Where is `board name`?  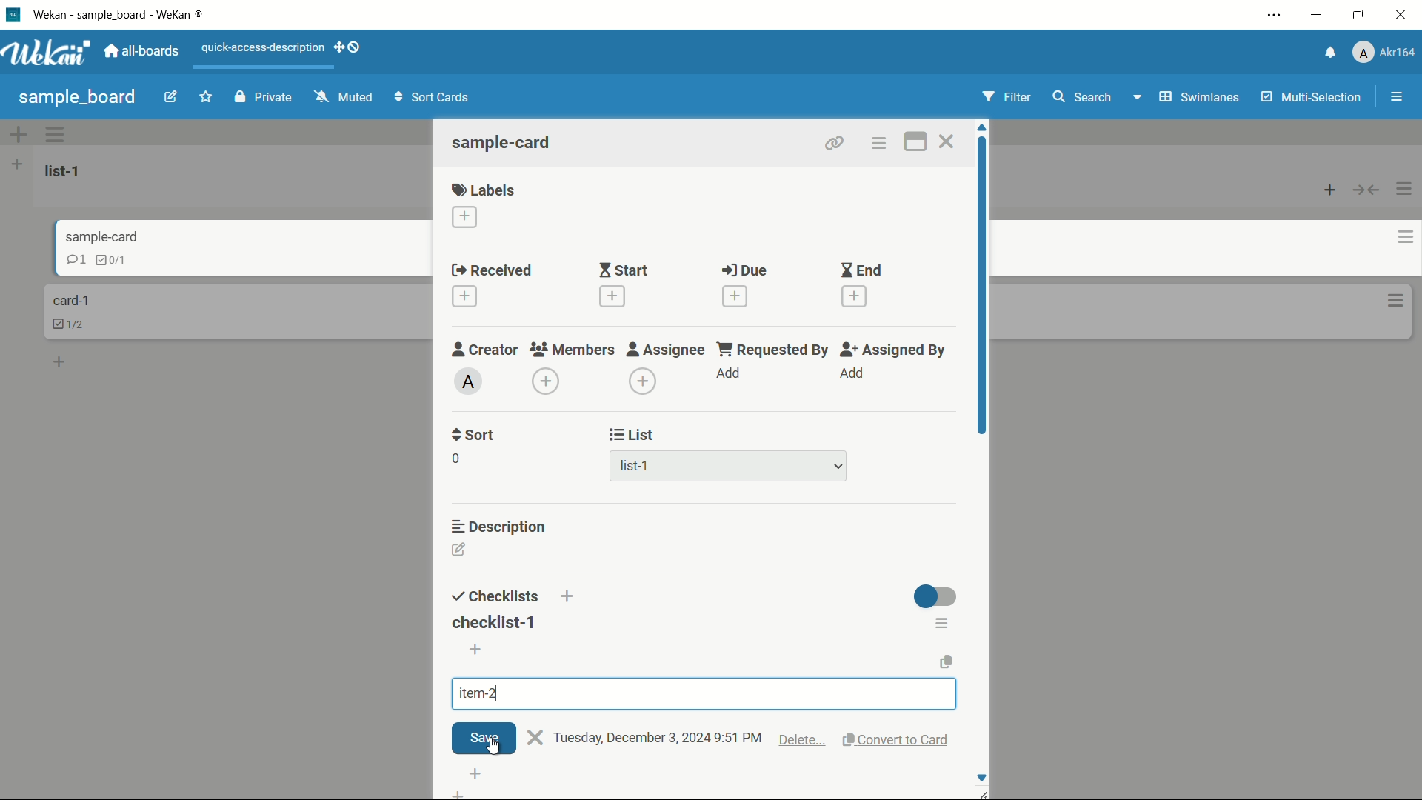 board name is located at coordinates (77, 99).